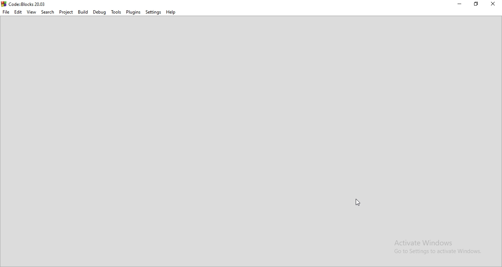 This screenshot has height=267, width=502. What do you see at coordinates (459, 4) in the screenshot?
I see `Minimise` at bounding box center [459, 4].